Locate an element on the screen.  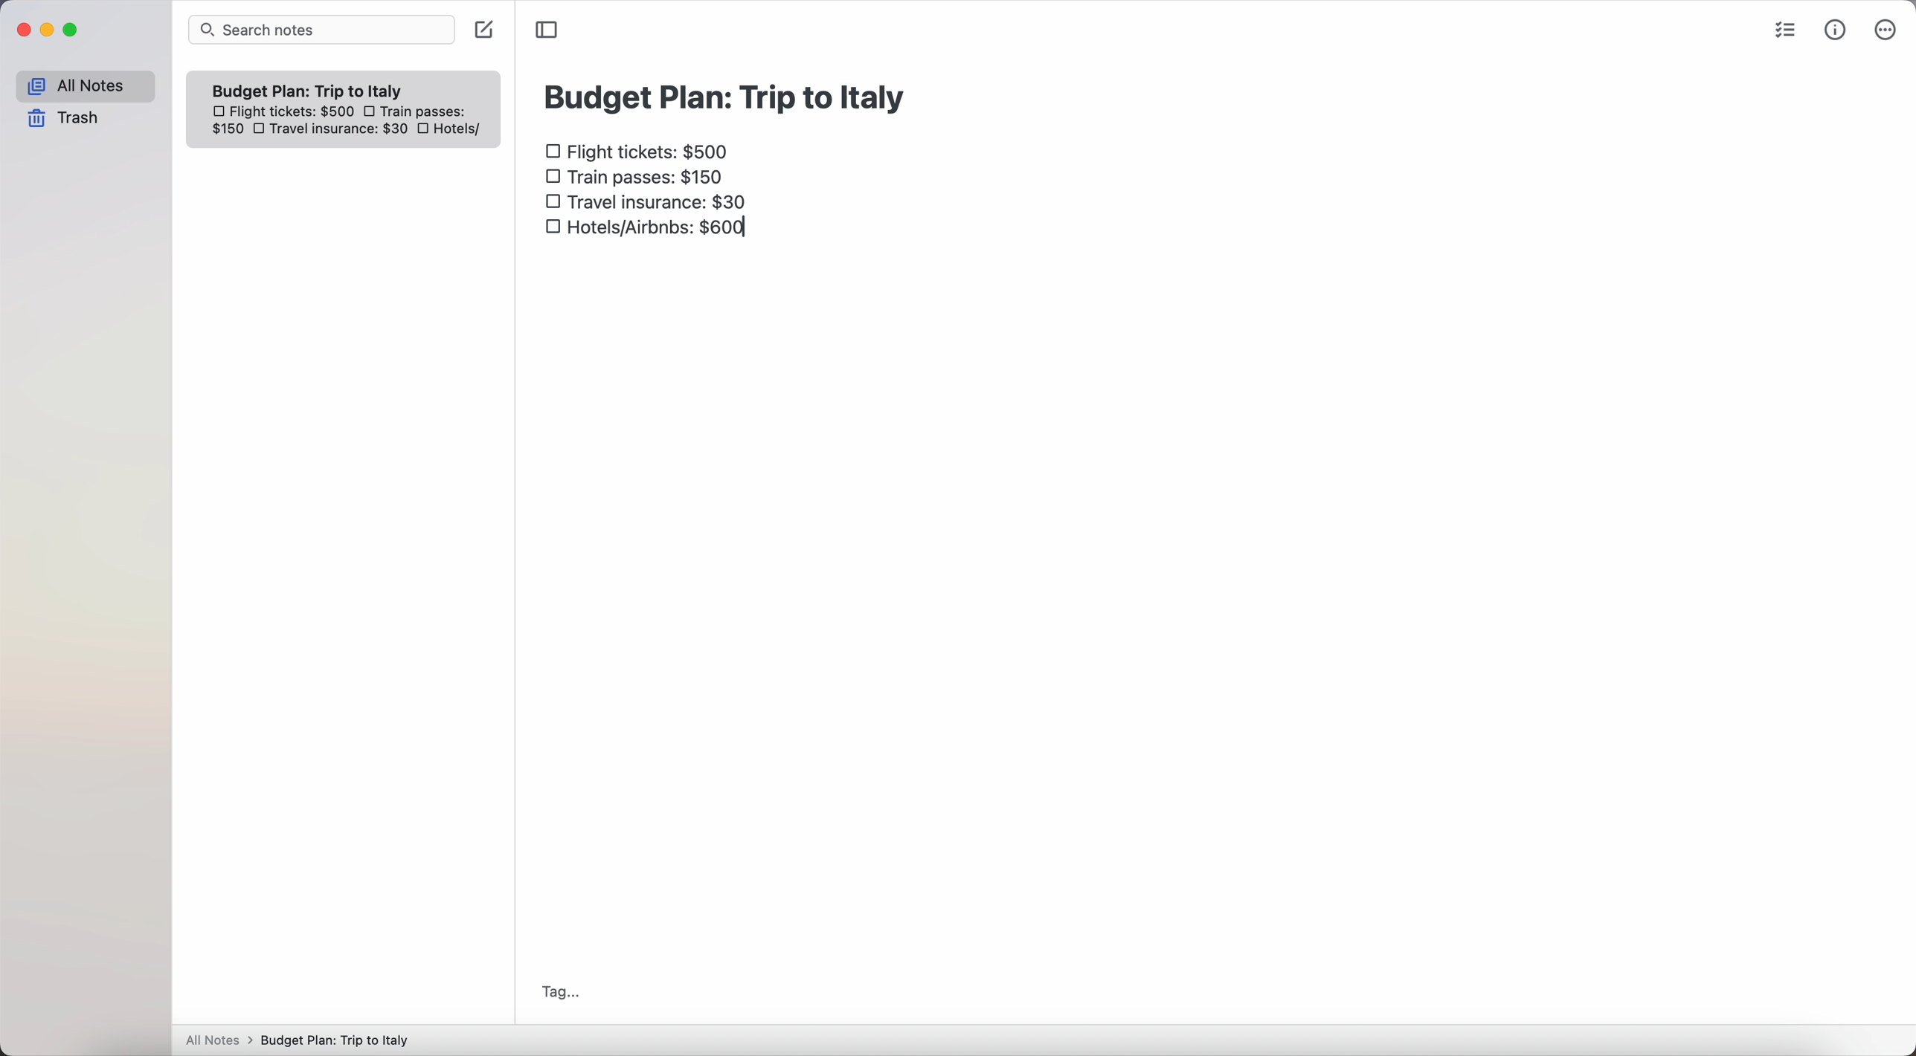
hotels/airbnbs is located at coordinates (667, 230).